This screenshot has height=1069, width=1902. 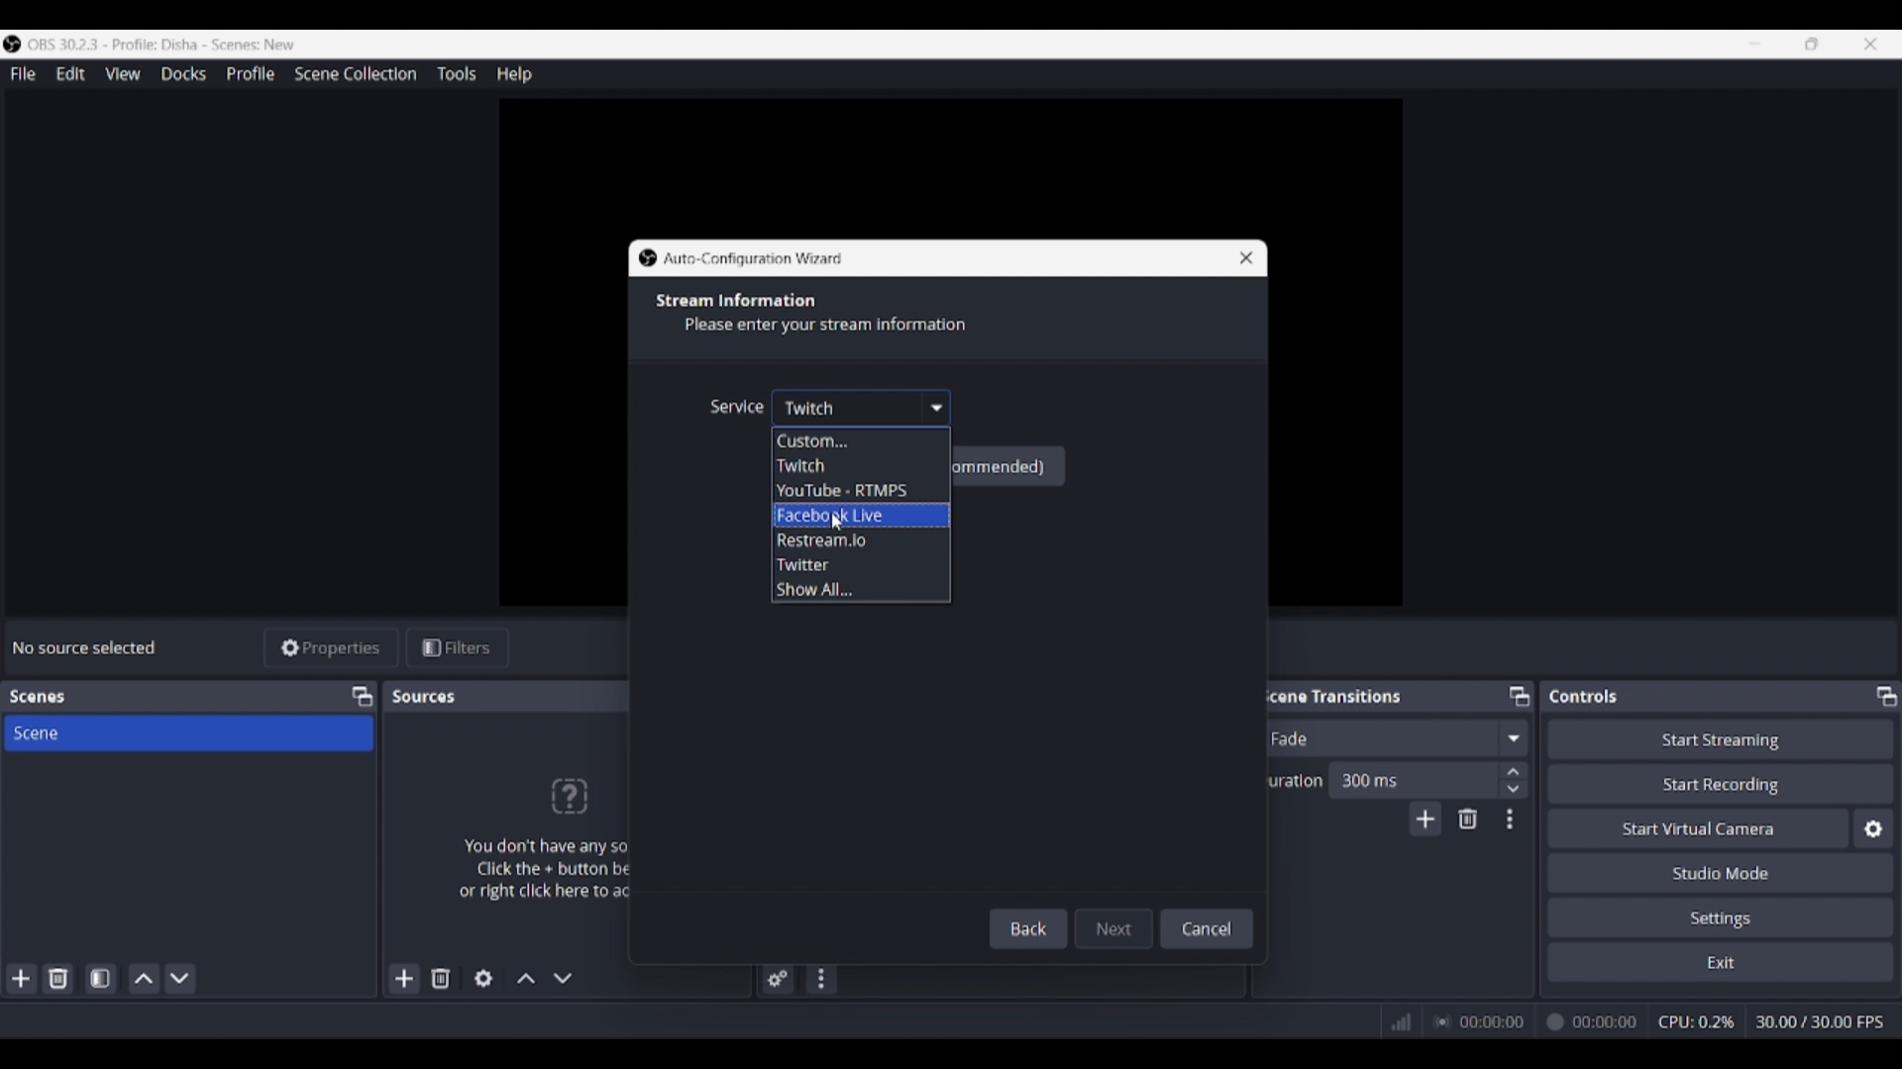 What do you see at coordinates (1873, 828) in the screenshot?
I see `Configure virtual camera` at bounding box center [1873, 828].